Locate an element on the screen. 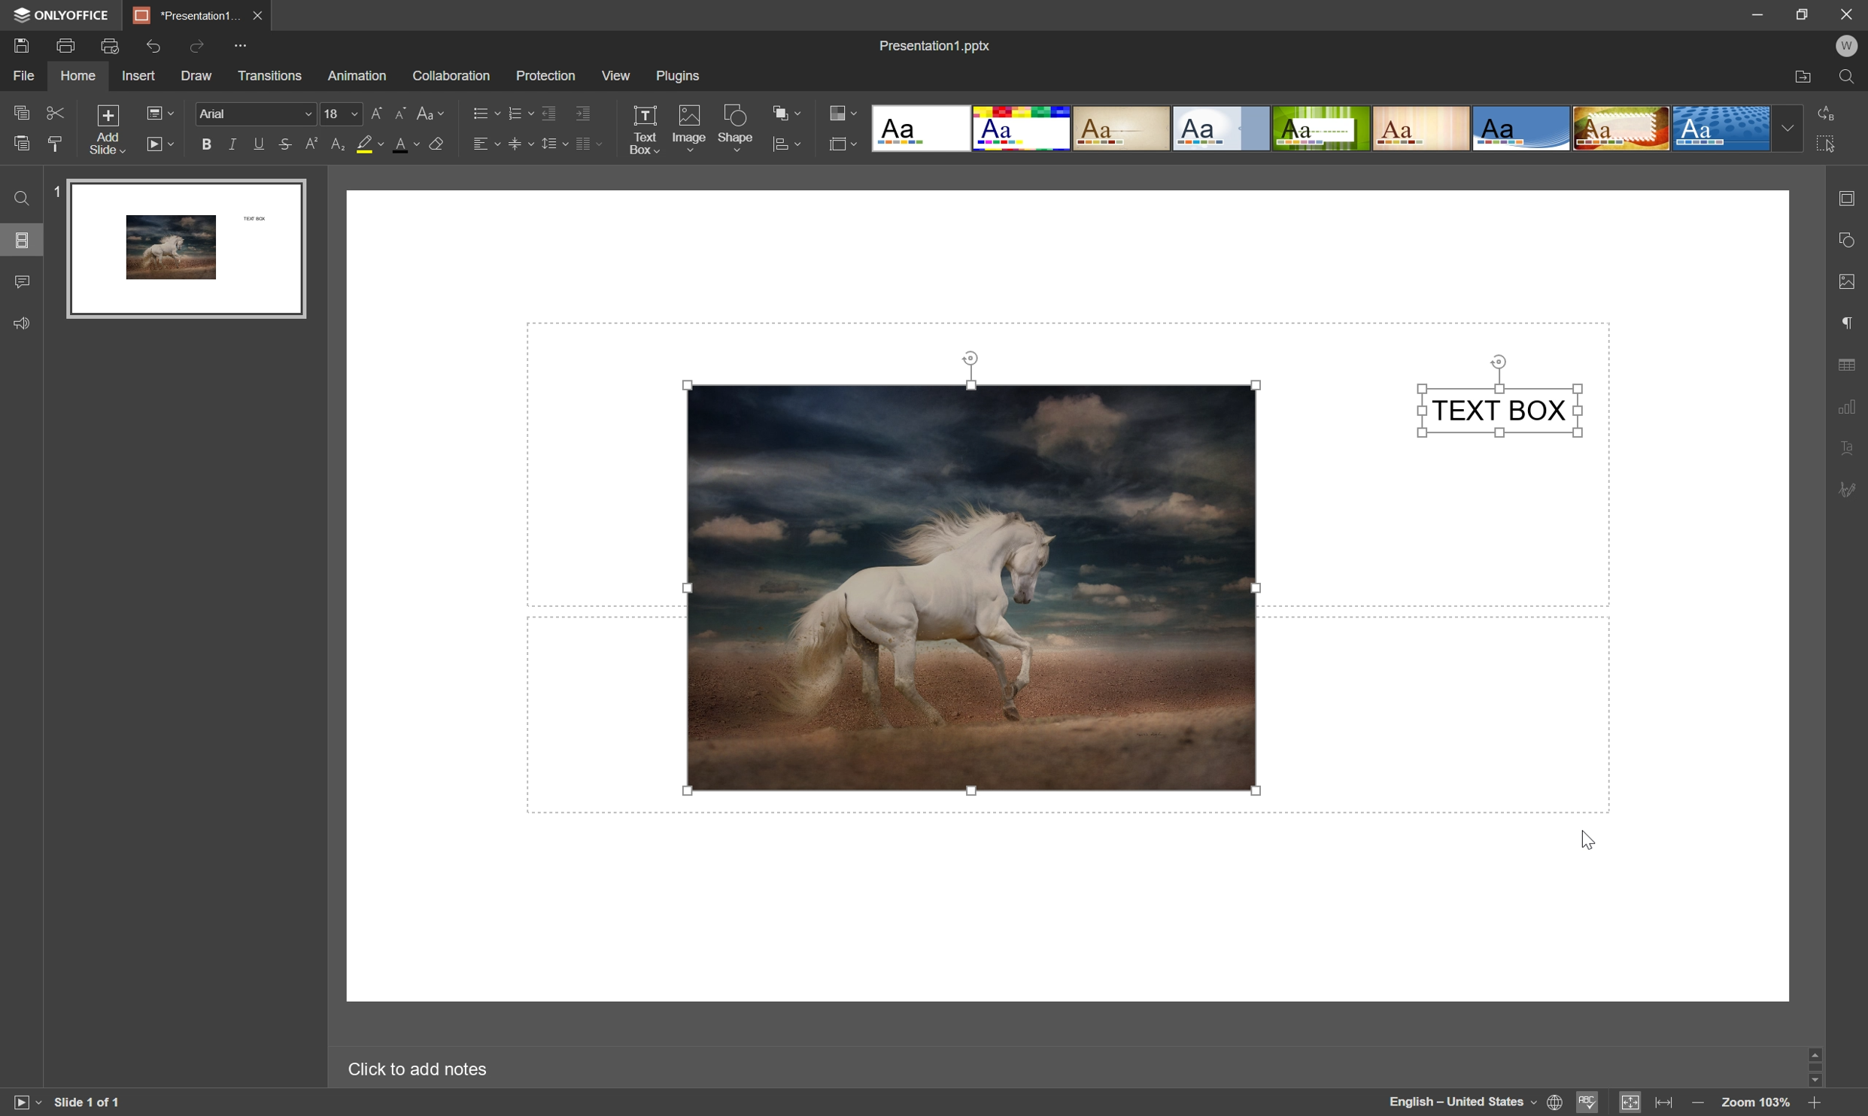 The image size is (1868, 1116). numbering is located at coordinates (518, 114).